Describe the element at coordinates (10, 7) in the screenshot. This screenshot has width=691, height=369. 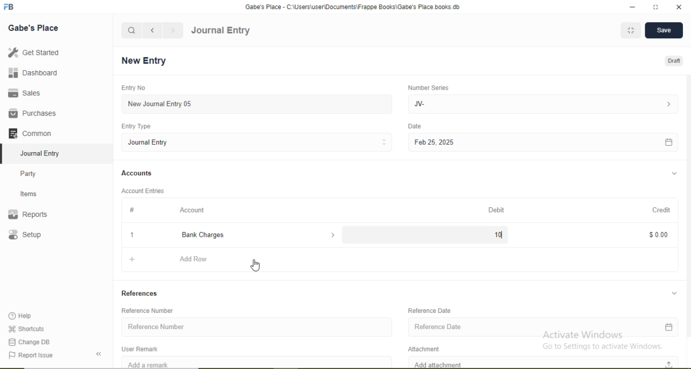
I see `logo` at that location.